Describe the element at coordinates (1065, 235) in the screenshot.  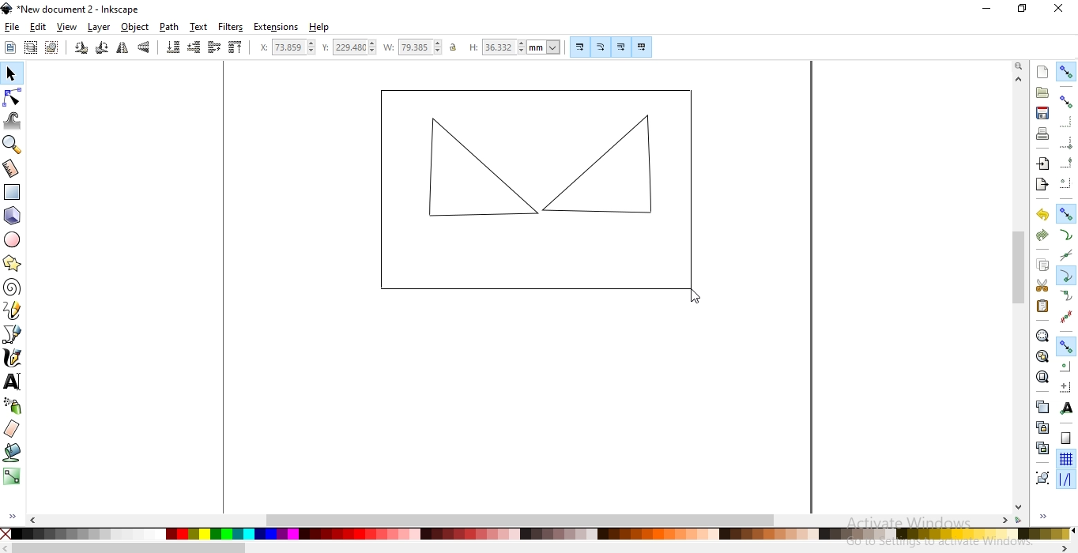
I see `snap to paths` at that location.